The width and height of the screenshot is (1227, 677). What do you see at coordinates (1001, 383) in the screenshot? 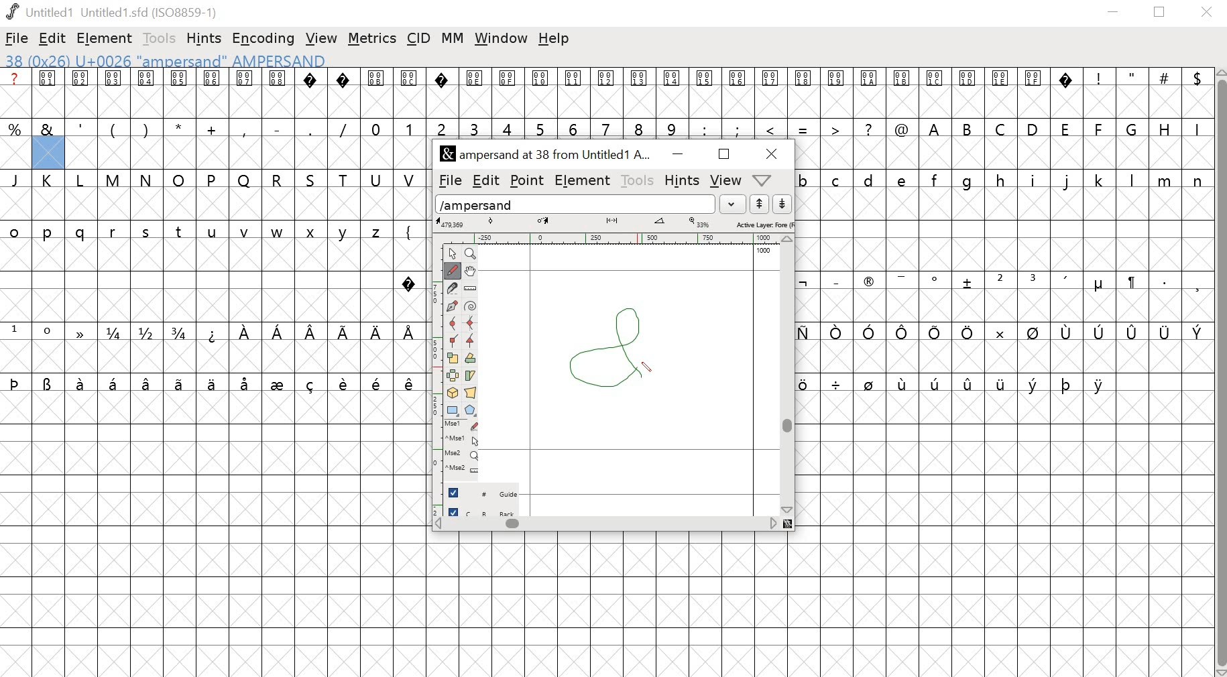
I see `symbol` at bounding box center [1001, 383].